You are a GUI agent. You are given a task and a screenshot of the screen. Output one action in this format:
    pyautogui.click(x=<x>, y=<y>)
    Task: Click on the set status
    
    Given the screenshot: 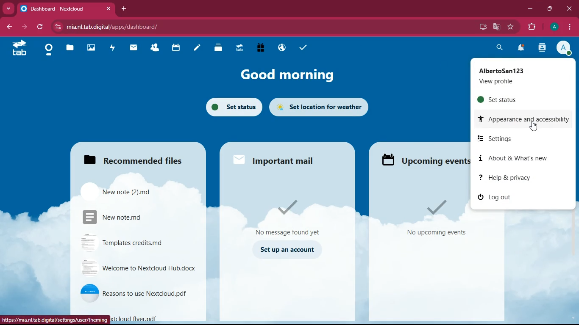 What is the action you would take?
    pyautogui.click(x=520, y=99)
    